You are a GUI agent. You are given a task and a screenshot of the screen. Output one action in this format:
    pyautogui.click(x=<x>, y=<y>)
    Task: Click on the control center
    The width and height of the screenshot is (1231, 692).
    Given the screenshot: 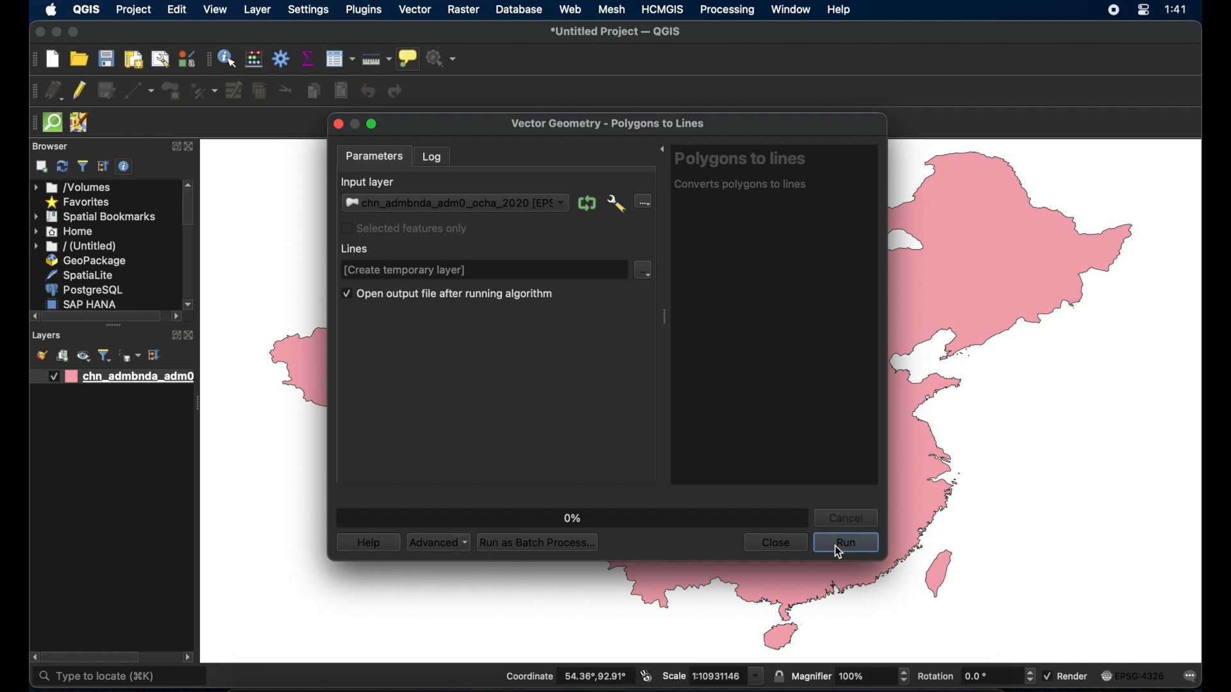 What is the action you would take?
    pyautogui.click(x=1142, y=12)
    